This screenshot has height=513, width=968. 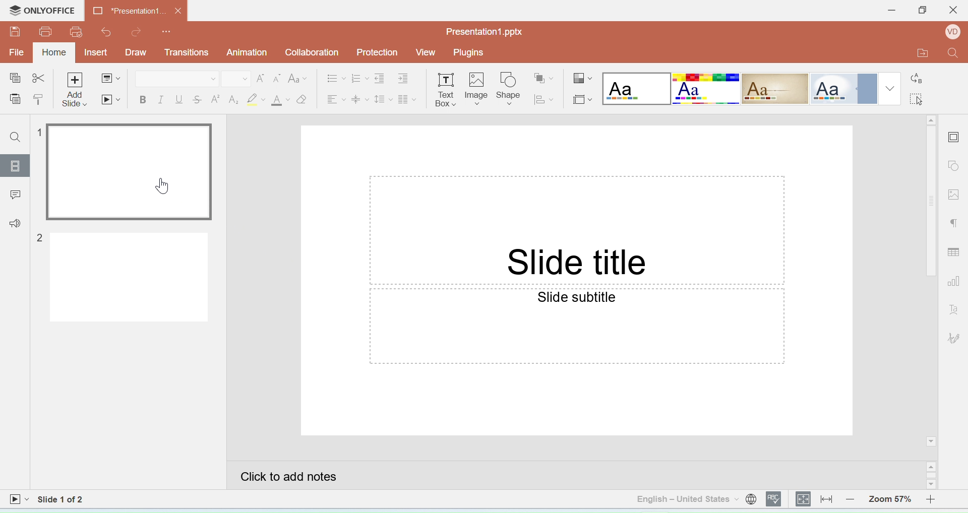 I want to click on Increment font size, so click(x=260, y=79).